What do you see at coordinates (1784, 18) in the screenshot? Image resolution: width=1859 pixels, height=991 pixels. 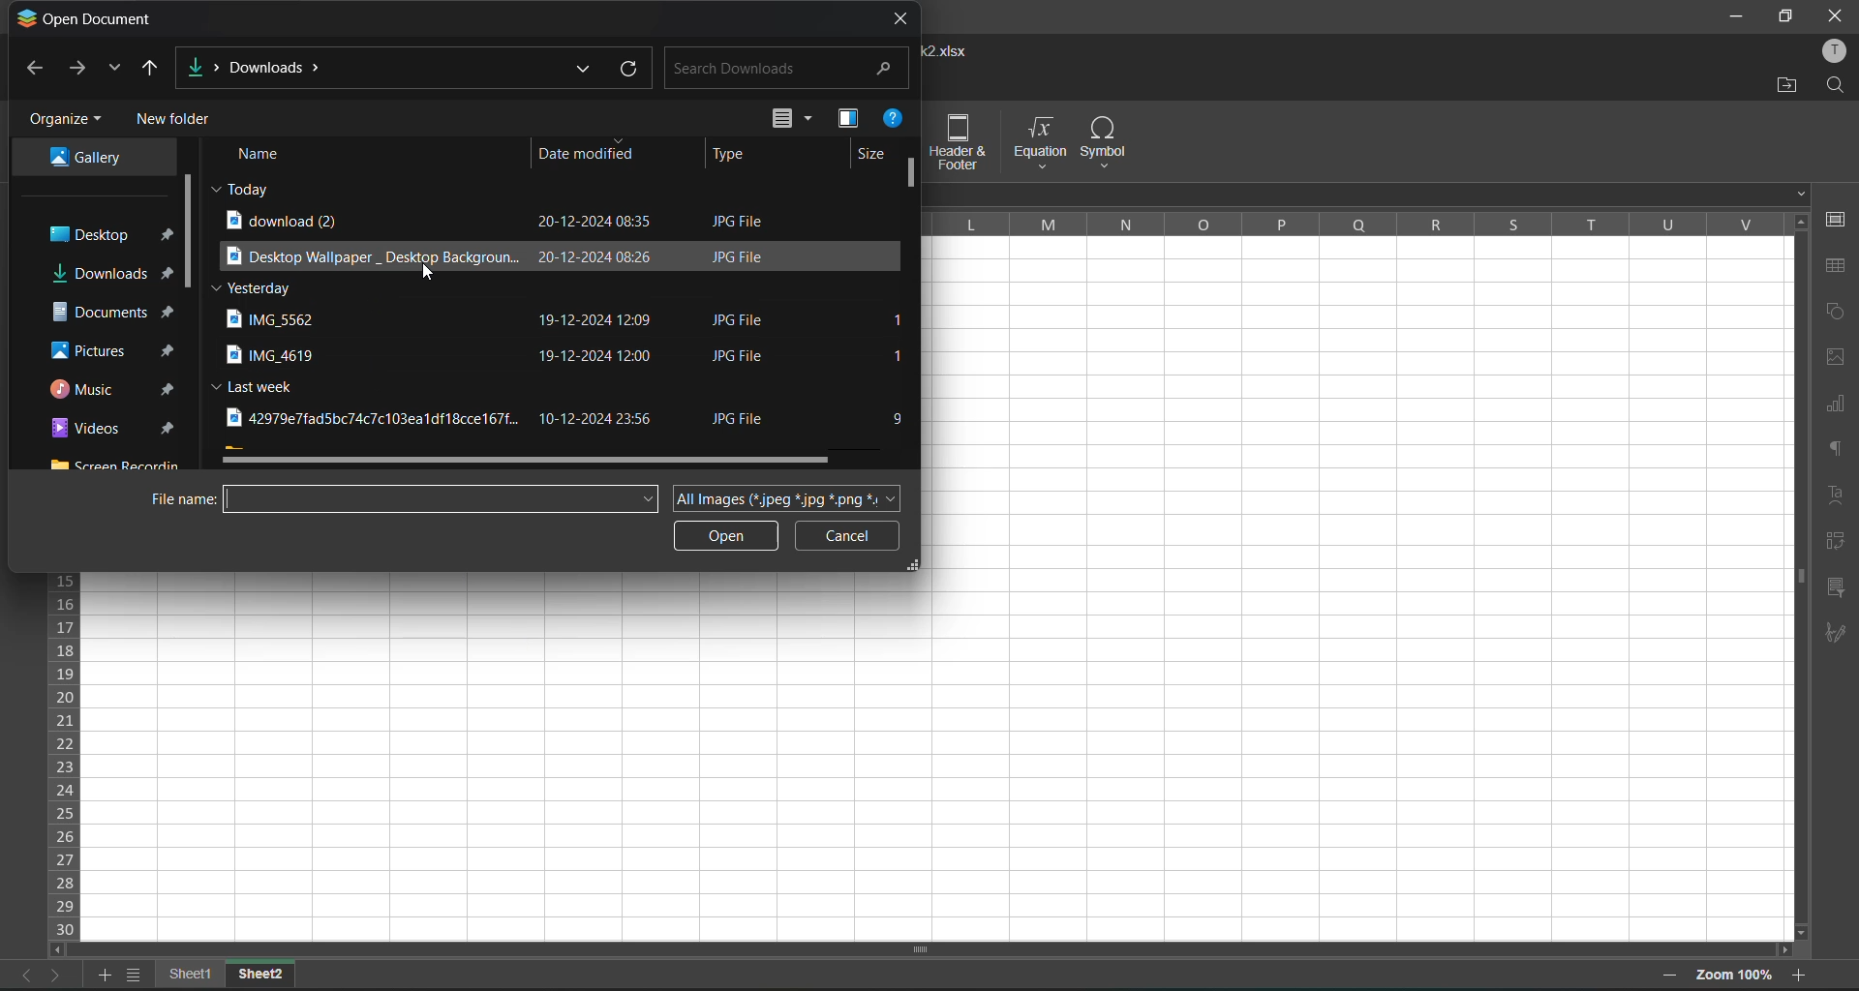 I see `maximize` at bounding box center [1784, 18].